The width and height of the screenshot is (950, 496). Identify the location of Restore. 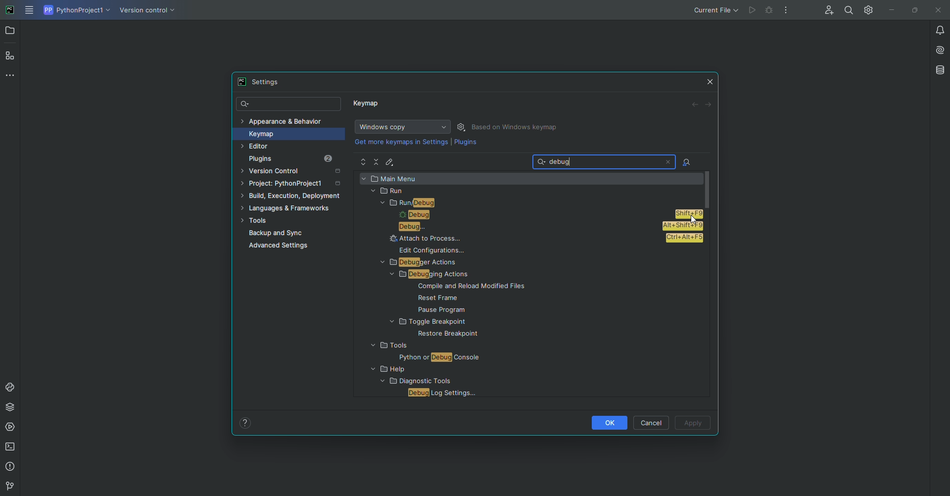
(912, 9).